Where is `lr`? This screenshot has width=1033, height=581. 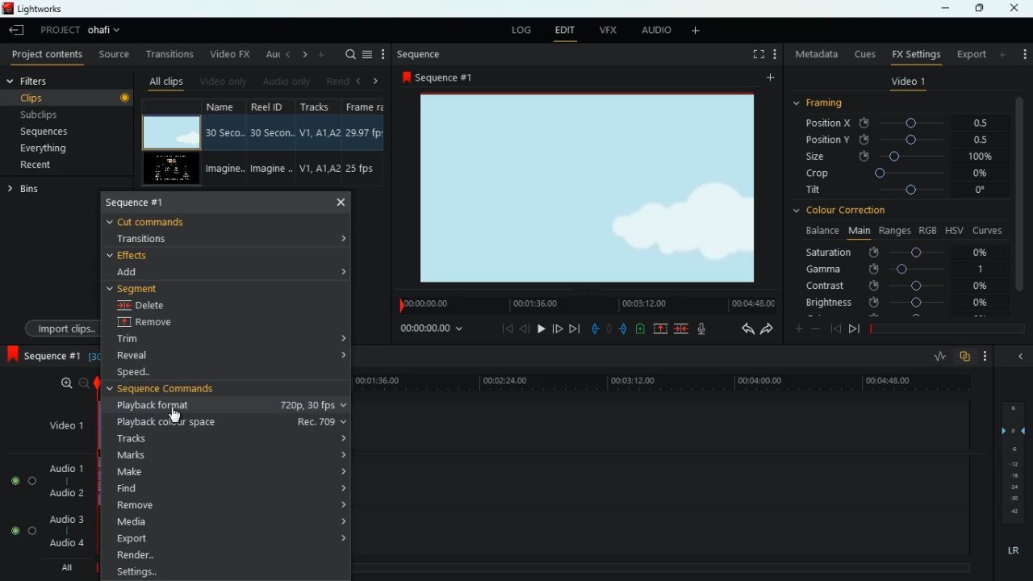 lr is located at coordinates (1011, 552).